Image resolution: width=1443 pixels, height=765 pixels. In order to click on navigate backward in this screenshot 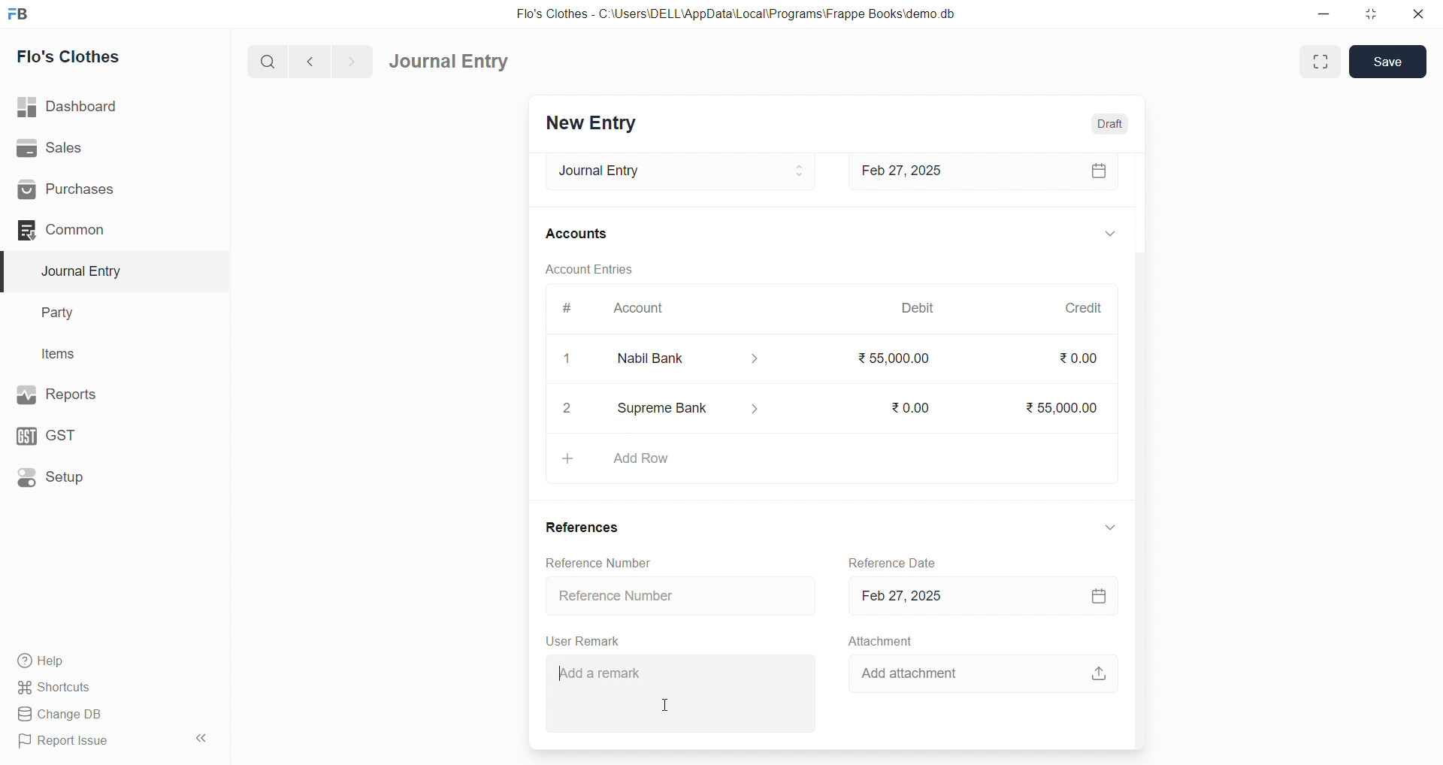, I will do `click(312, 62)`.